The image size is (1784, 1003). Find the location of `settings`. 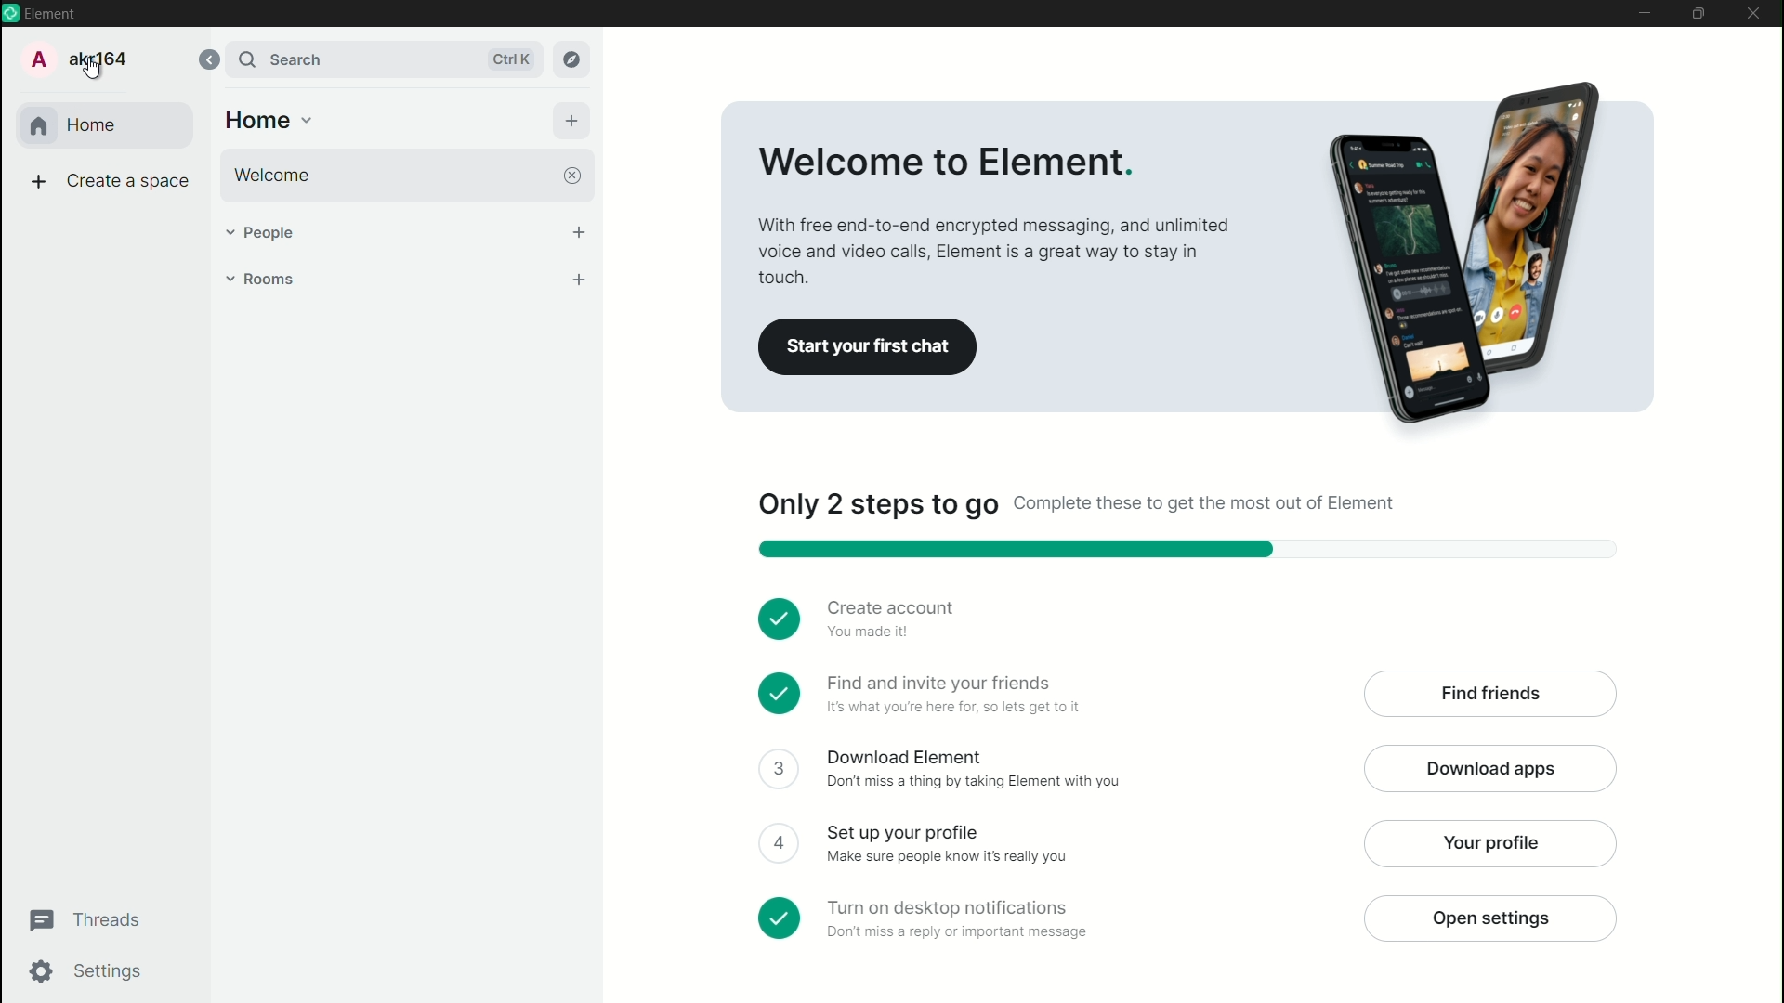

settings is located at coordinates (86, 973).